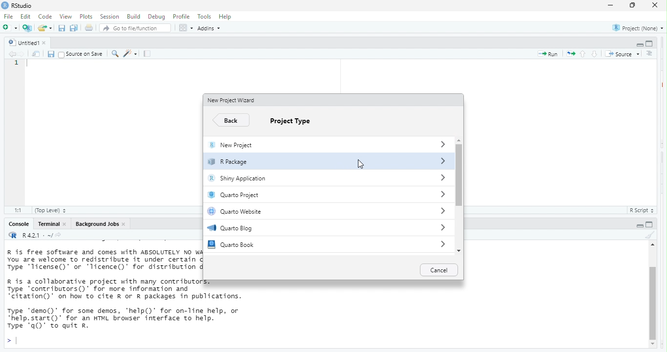 Image resolution: width=667 pixels, height=352 pixels. What do you see at coordinates (81, 54) in the screenshot?
I see ` Source on Save` at bounding box center [81, 54].